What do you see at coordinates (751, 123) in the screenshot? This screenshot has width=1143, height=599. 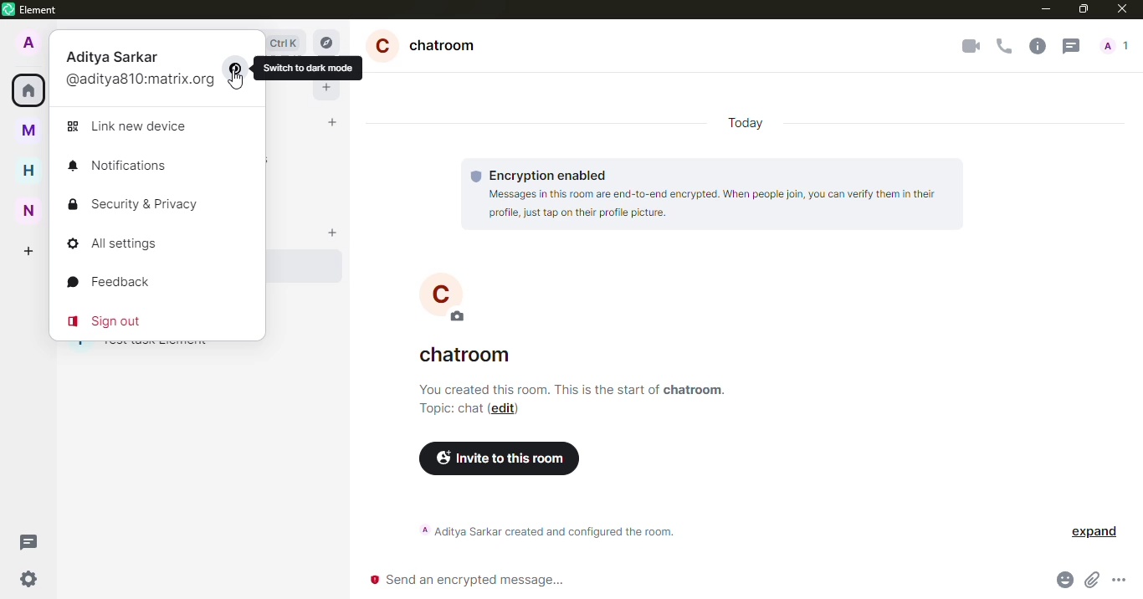 I see `today` at bounding box center [751, 123].